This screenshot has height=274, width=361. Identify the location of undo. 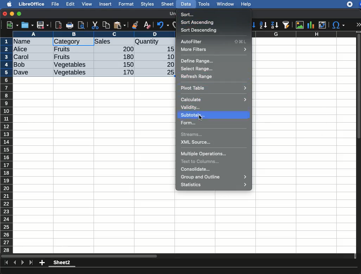
(163, 25).